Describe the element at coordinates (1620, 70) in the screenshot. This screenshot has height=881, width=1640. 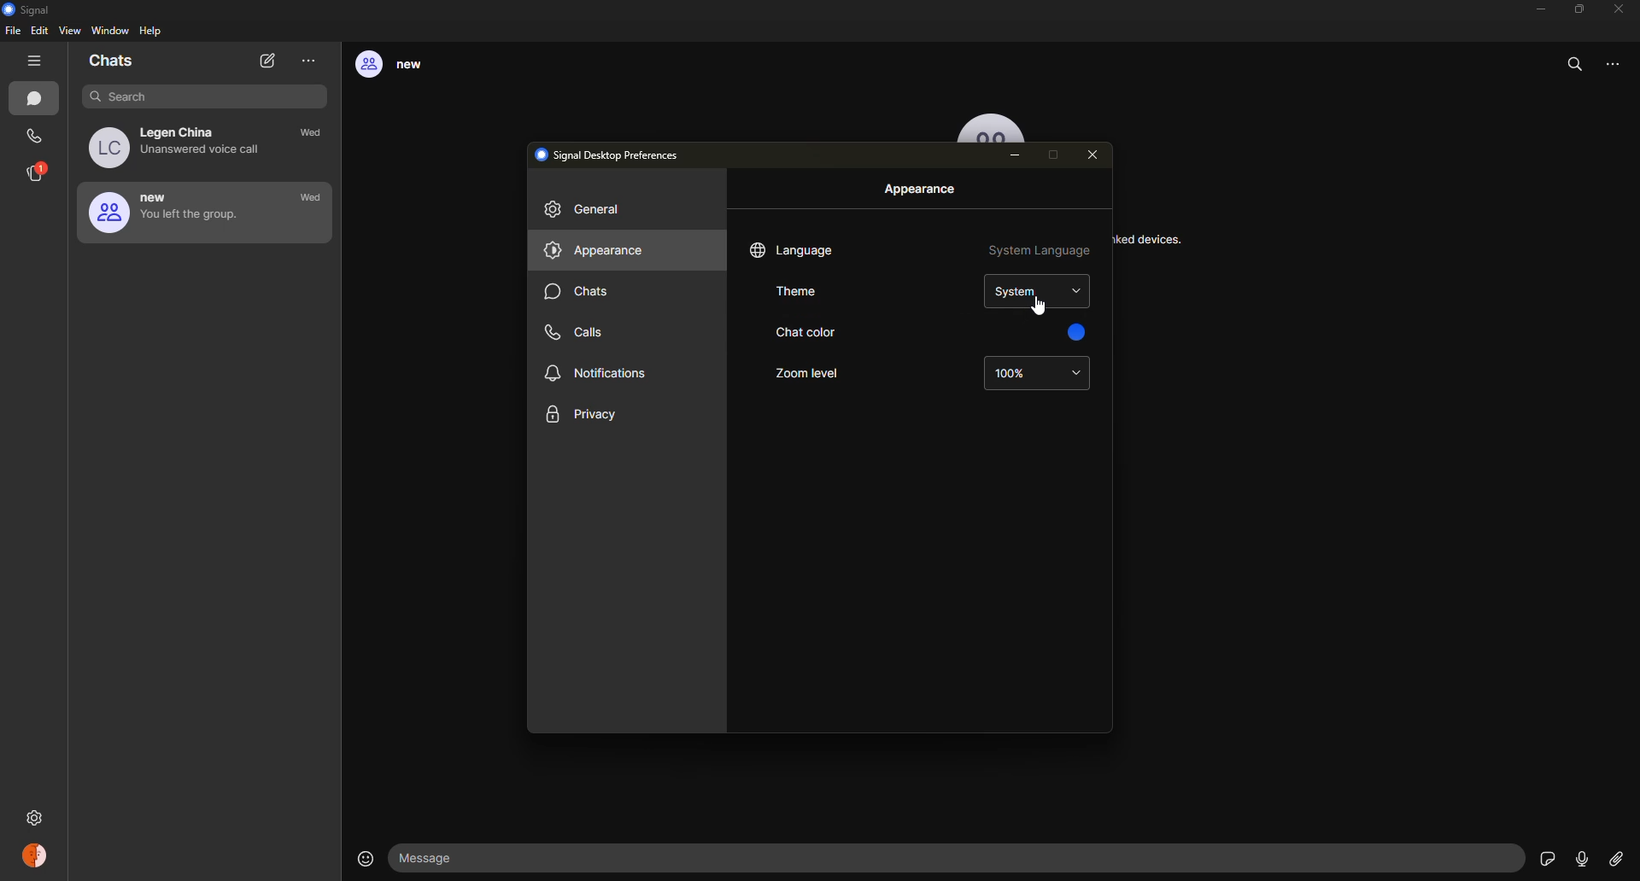
I see `options` at that location.